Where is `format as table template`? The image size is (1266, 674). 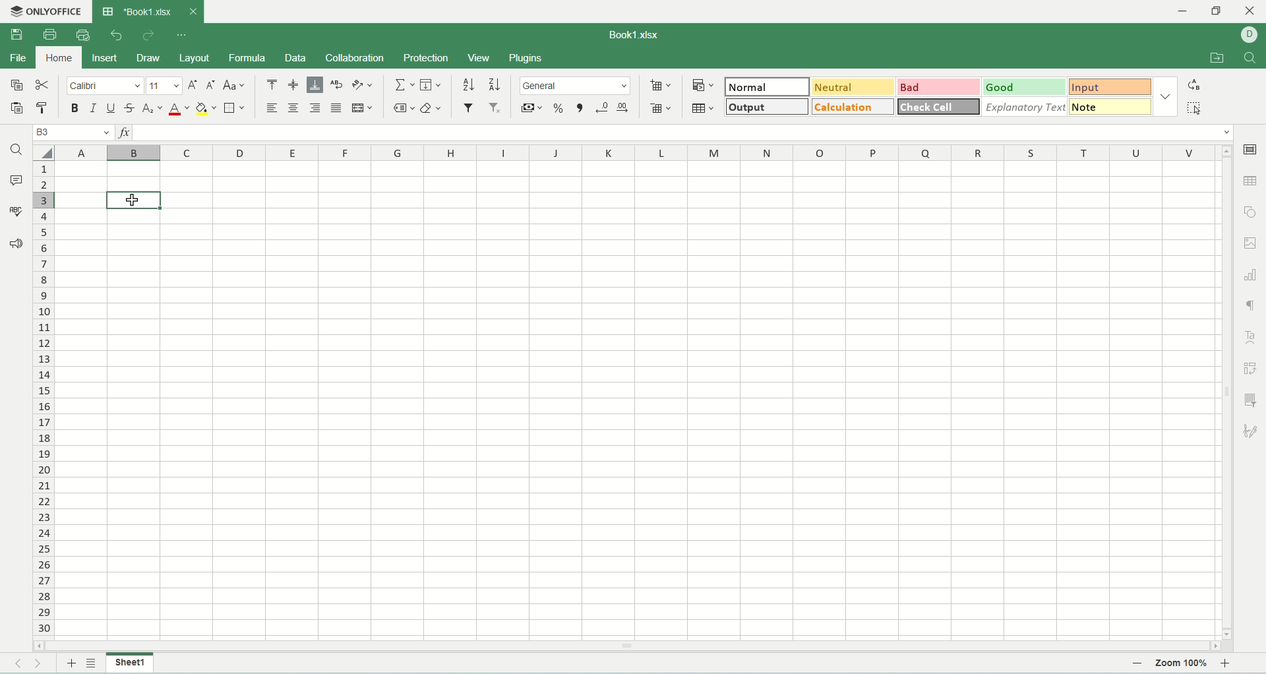
format as table template is located at coordinates (706, 108).